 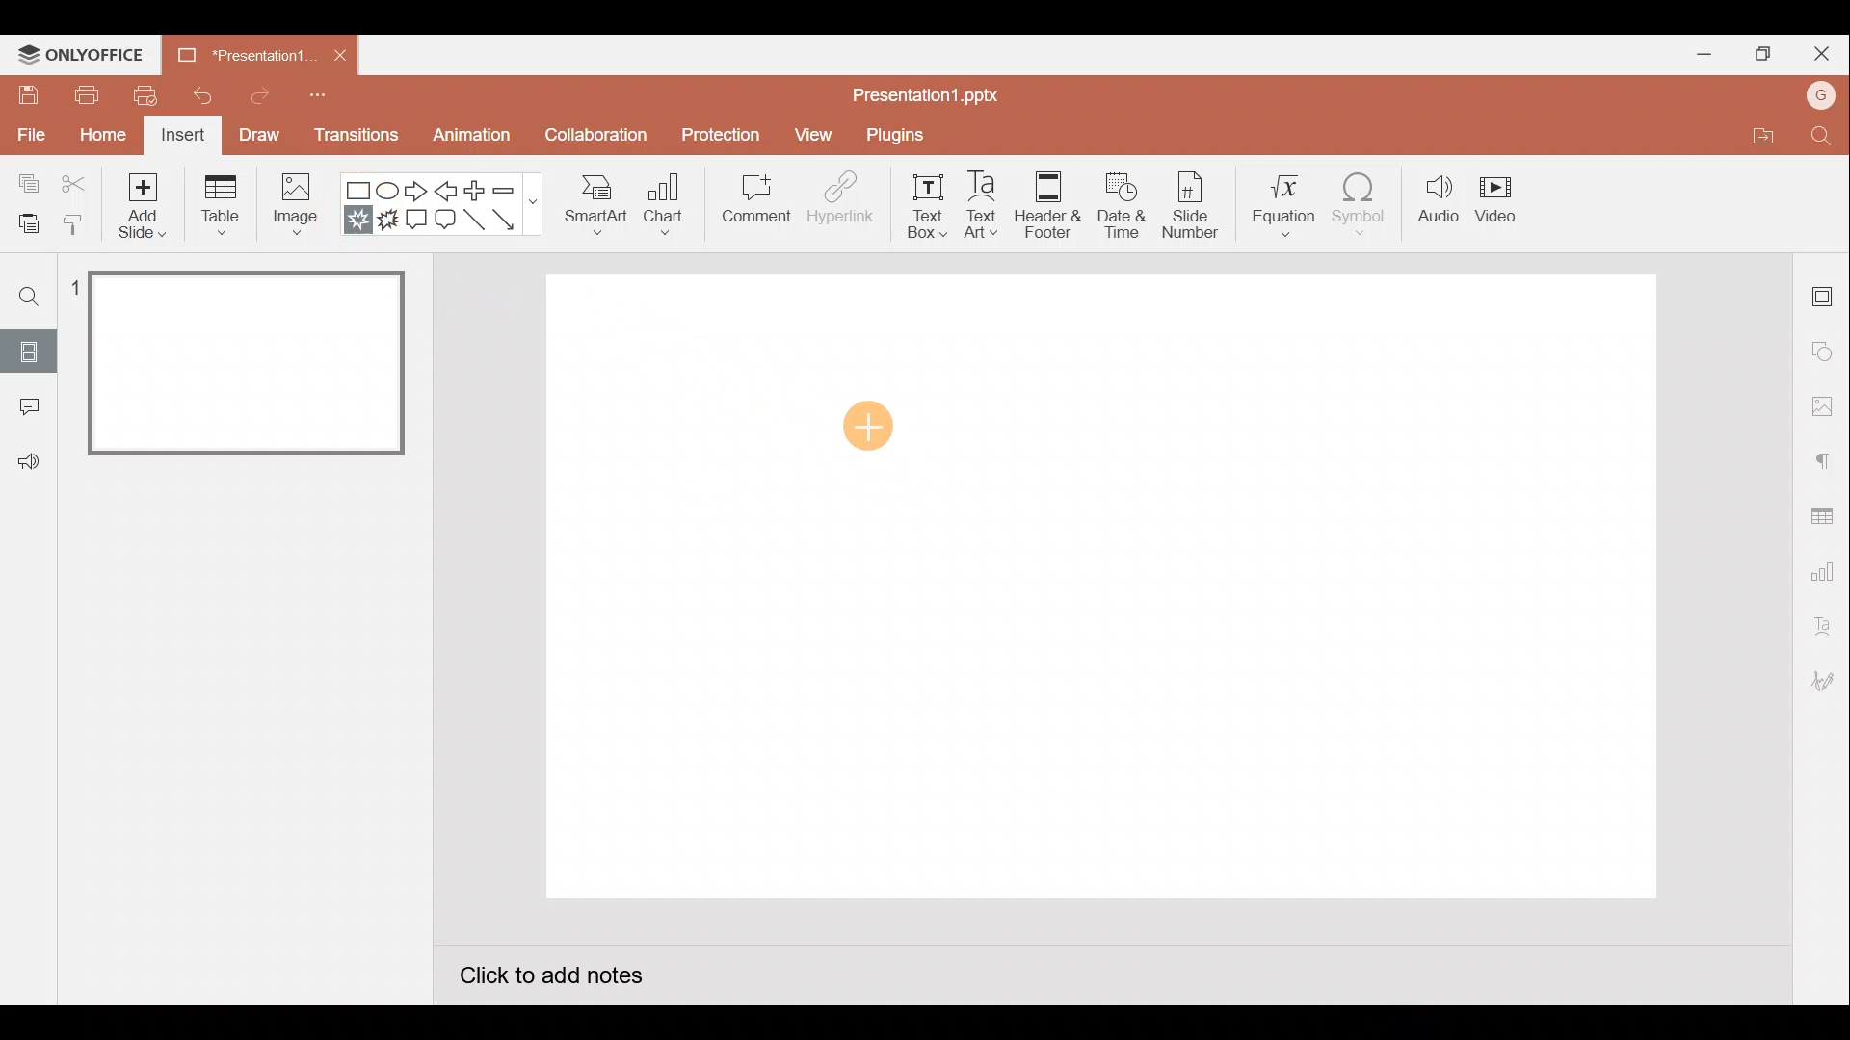 What do you see at coordinates (1820, 403) in the screenshot?
I see `Image settings` at bounding box center [1820, 403].